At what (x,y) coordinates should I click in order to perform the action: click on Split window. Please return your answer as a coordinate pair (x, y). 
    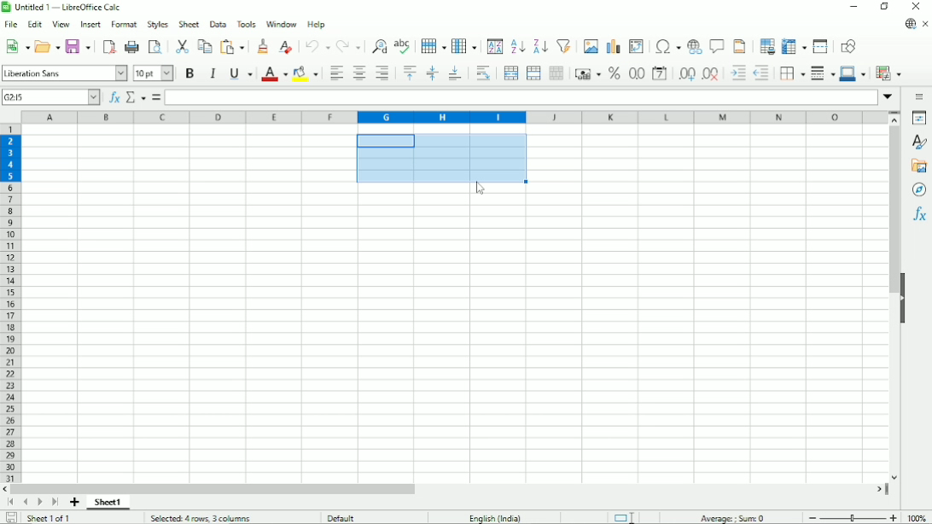
    Looking at the image, I should click on (822, 46).